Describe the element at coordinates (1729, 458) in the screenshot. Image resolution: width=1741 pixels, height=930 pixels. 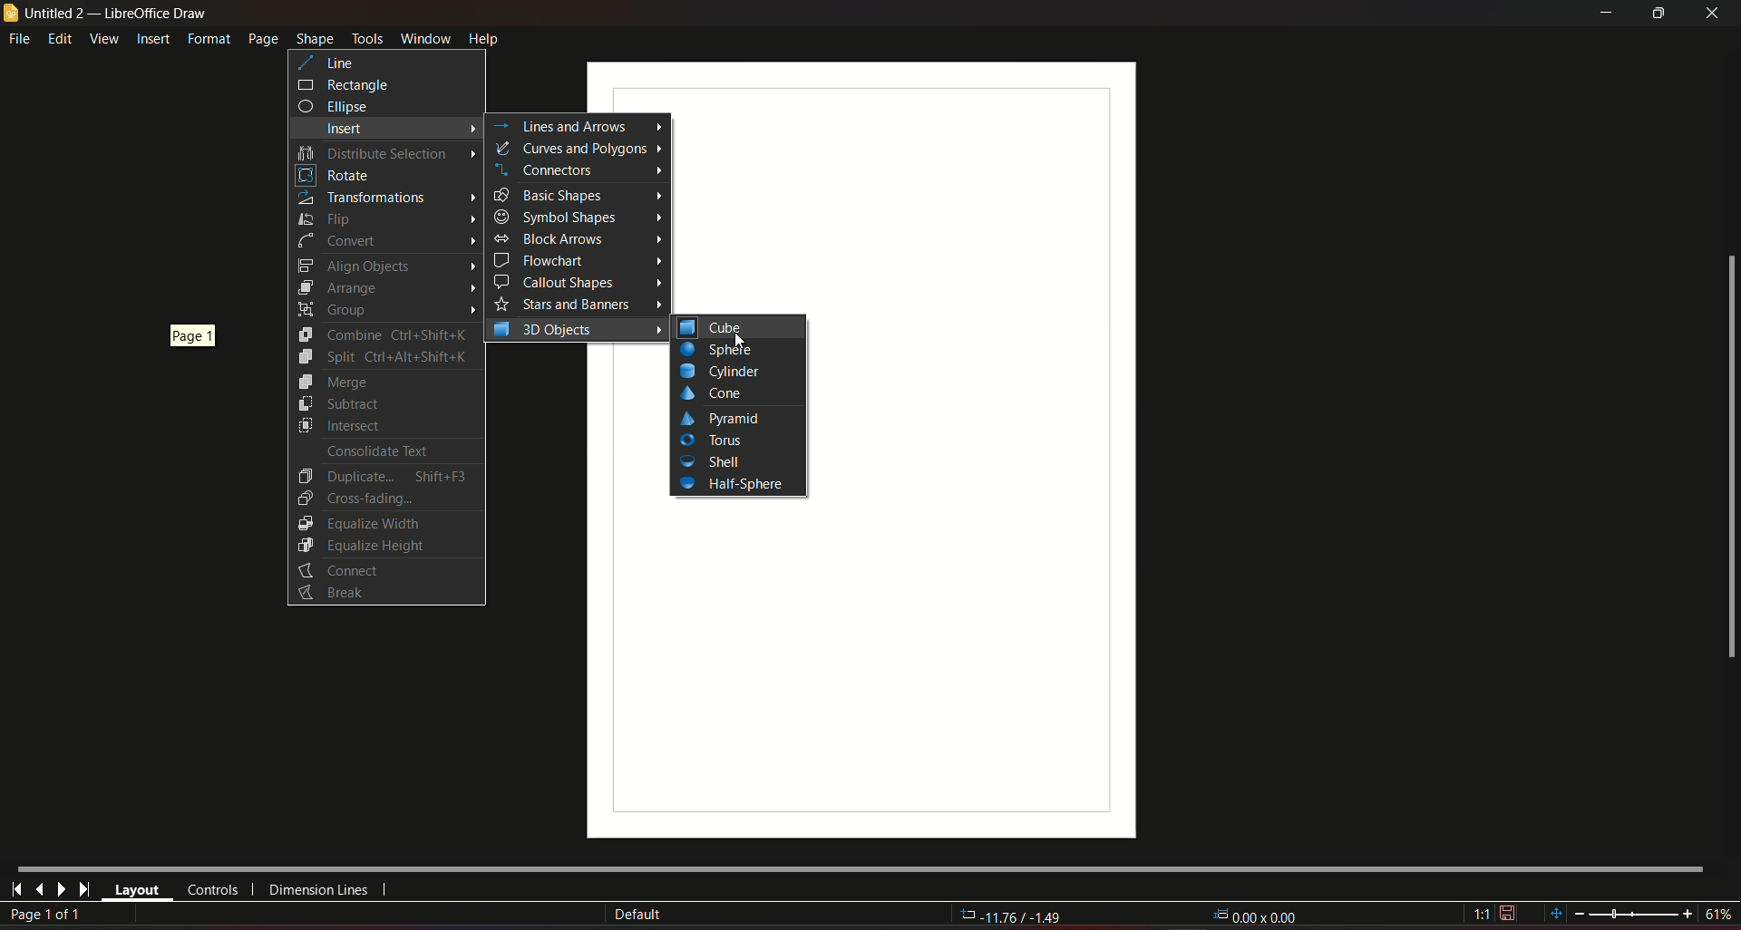
I see `scrollbar` at that location.